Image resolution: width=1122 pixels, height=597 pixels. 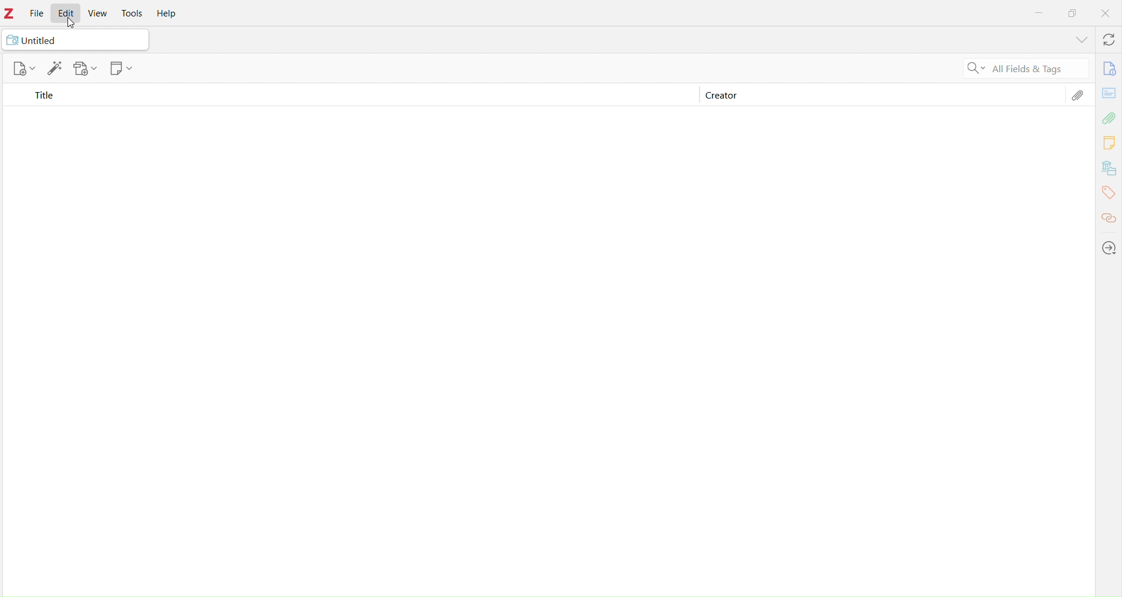 What do you see at coordinates (972, 70) in the screenshot?
I see `Search` at bounding box center [972, 70].